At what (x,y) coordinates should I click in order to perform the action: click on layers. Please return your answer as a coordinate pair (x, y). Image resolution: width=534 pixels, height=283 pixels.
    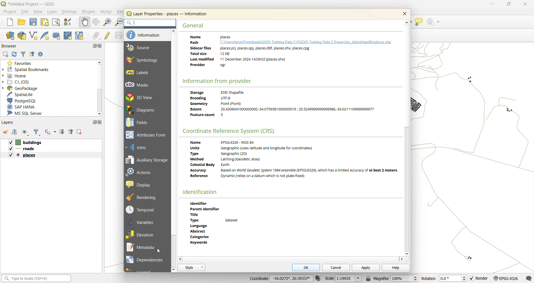
    Looking at the image, I should click on (23, 149).